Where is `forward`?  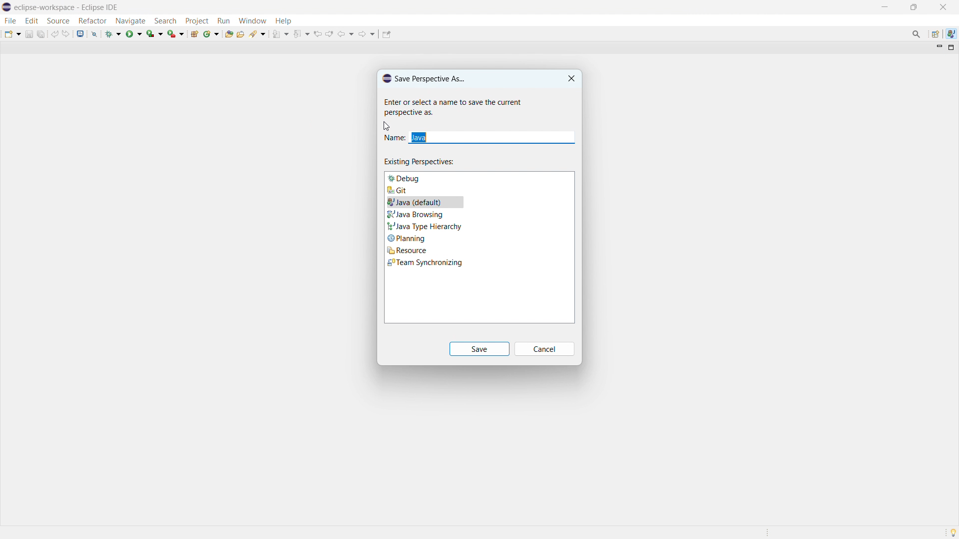 forward is located at coordinates (367, 33).